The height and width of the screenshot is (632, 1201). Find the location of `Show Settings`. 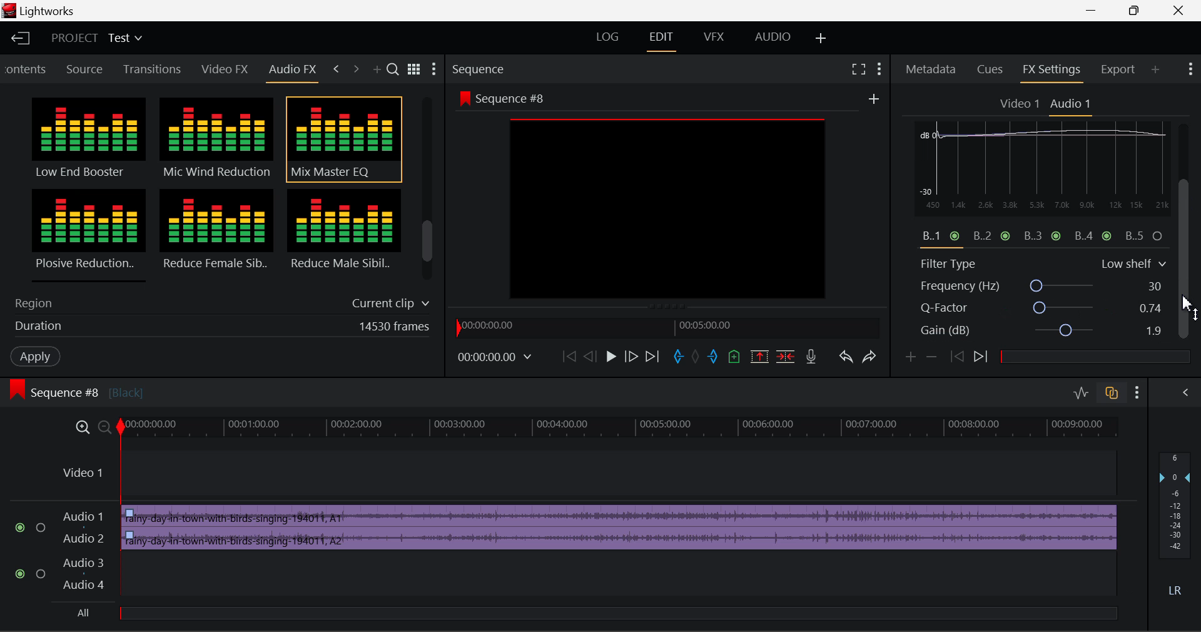

Show Settings is located at coordinates (879, 69).